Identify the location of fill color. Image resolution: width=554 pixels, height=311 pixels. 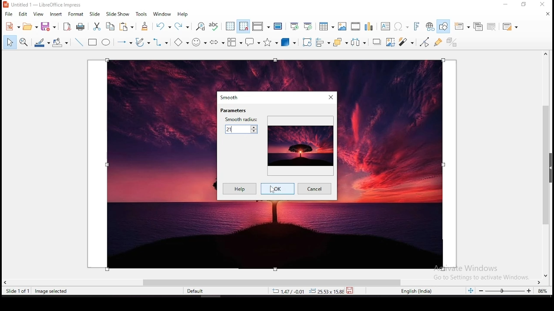
(60, 42).